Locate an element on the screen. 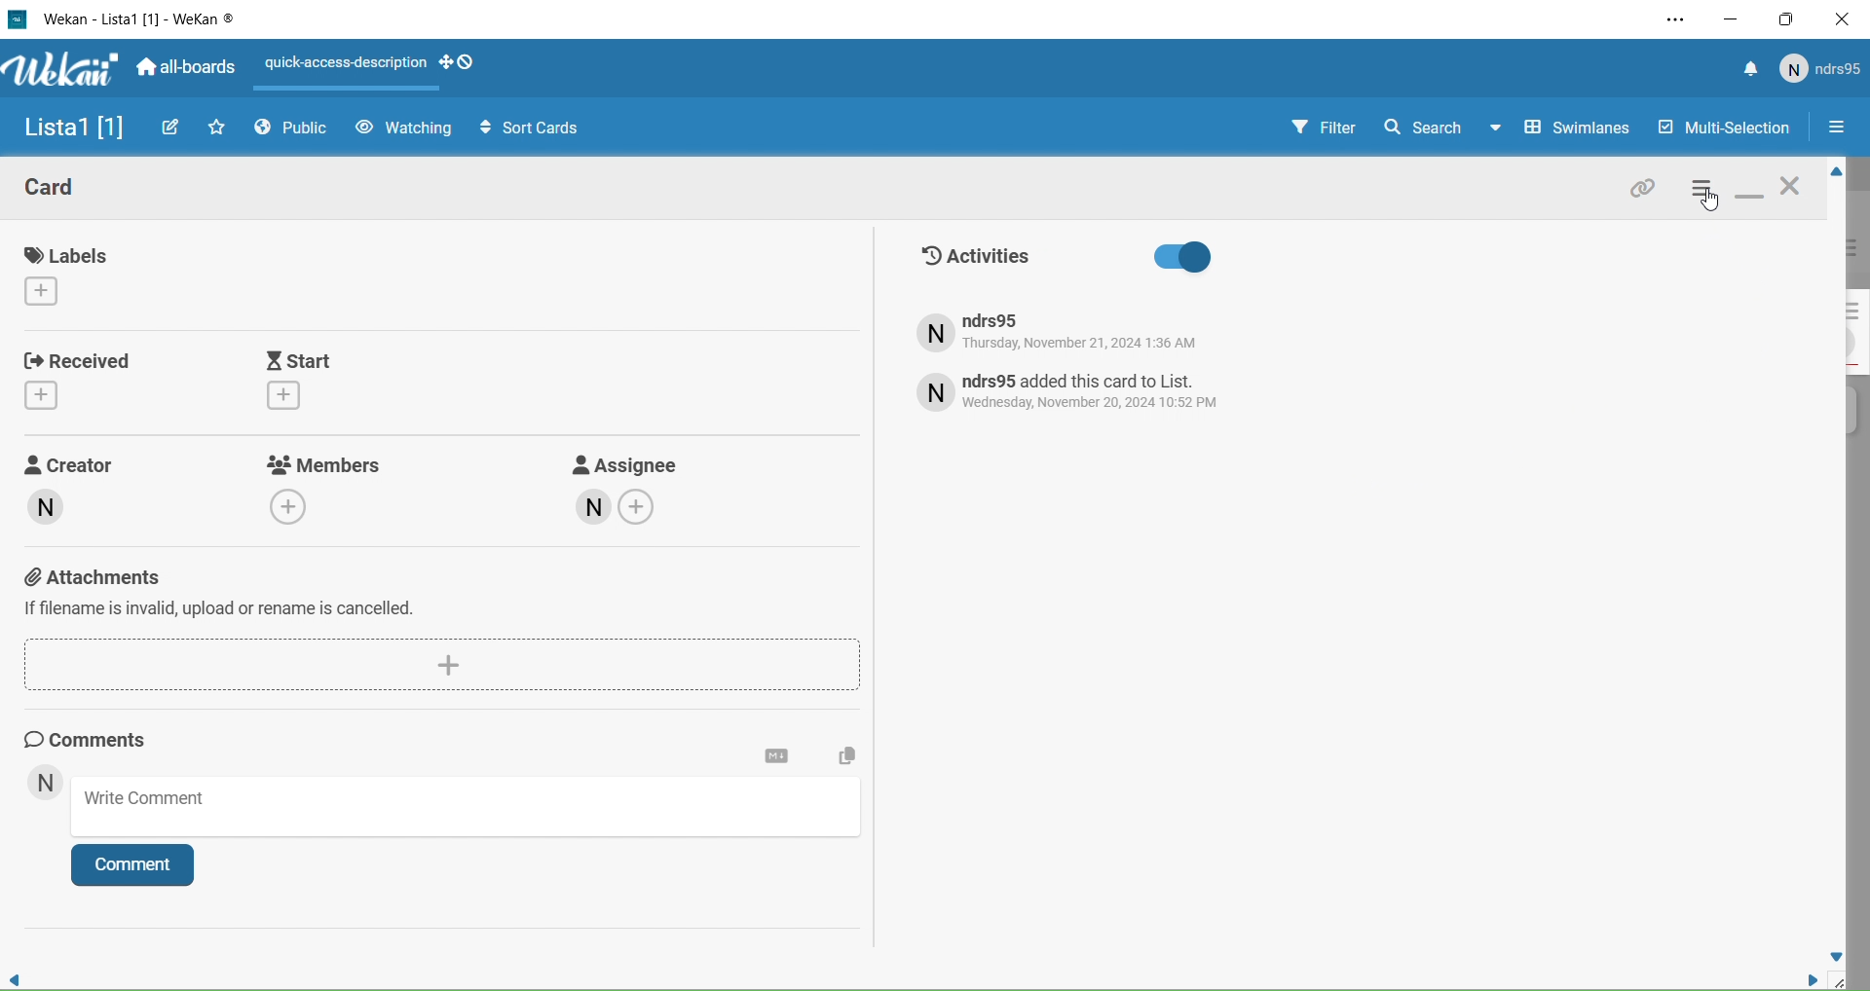 This screenshot has width=1870, height=991. Assignee is located at coordinates (649, 497).